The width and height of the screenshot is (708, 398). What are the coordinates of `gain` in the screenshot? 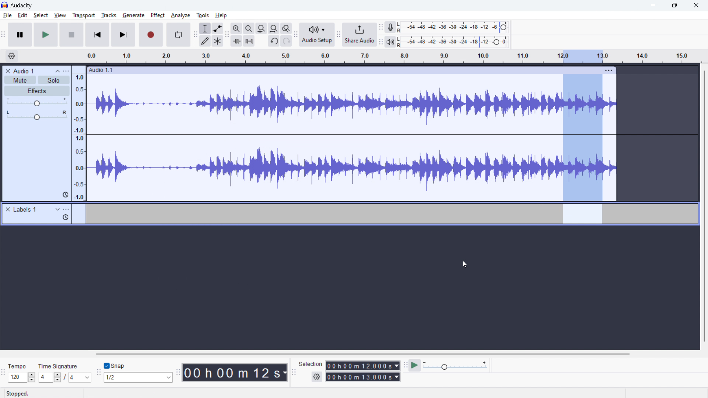 It's located at (37, 102).